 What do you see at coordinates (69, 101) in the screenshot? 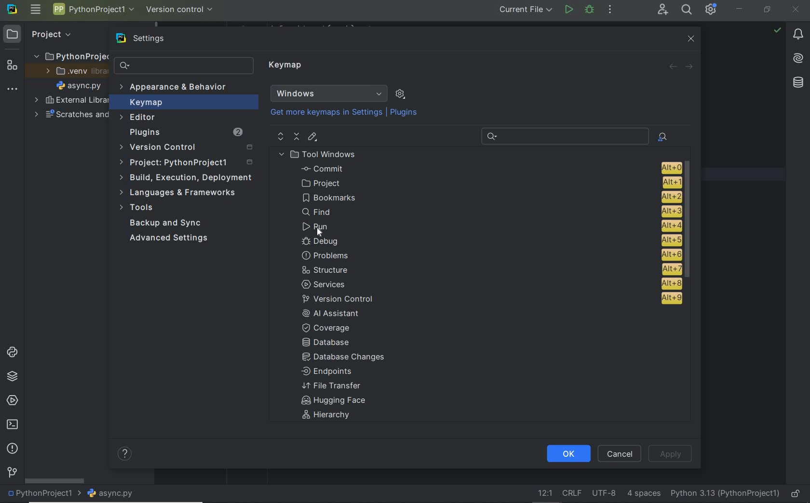
I see `External Libraries` at bounding box center [69, 101].